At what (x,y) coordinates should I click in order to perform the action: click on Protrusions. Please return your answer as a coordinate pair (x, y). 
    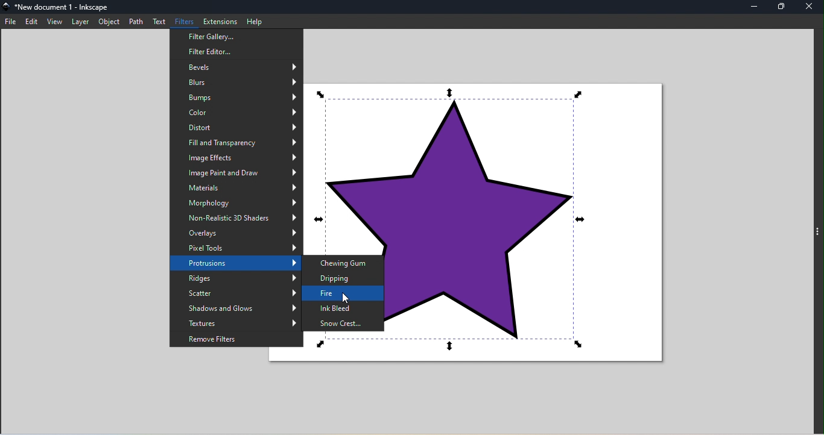
    Looking at the image, I should click on (233, 264).